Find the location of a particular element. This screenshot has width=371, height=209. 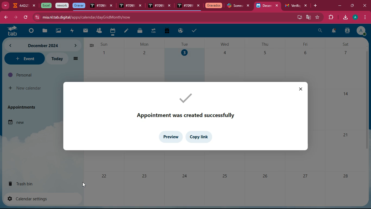

close is located at coordinates (302, 90).